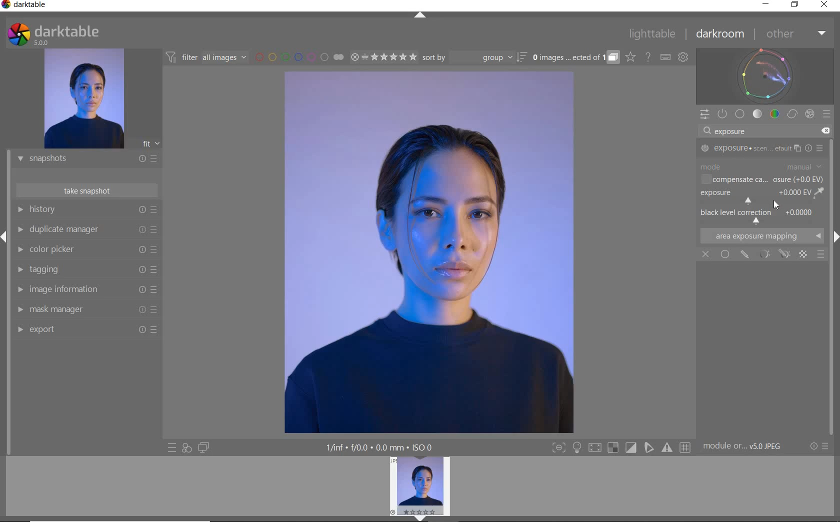 The image size is (840, 522). Describe the element at coordinates (428, 252) in the screenshot. I see `SELECTED IMAGE` at that location.